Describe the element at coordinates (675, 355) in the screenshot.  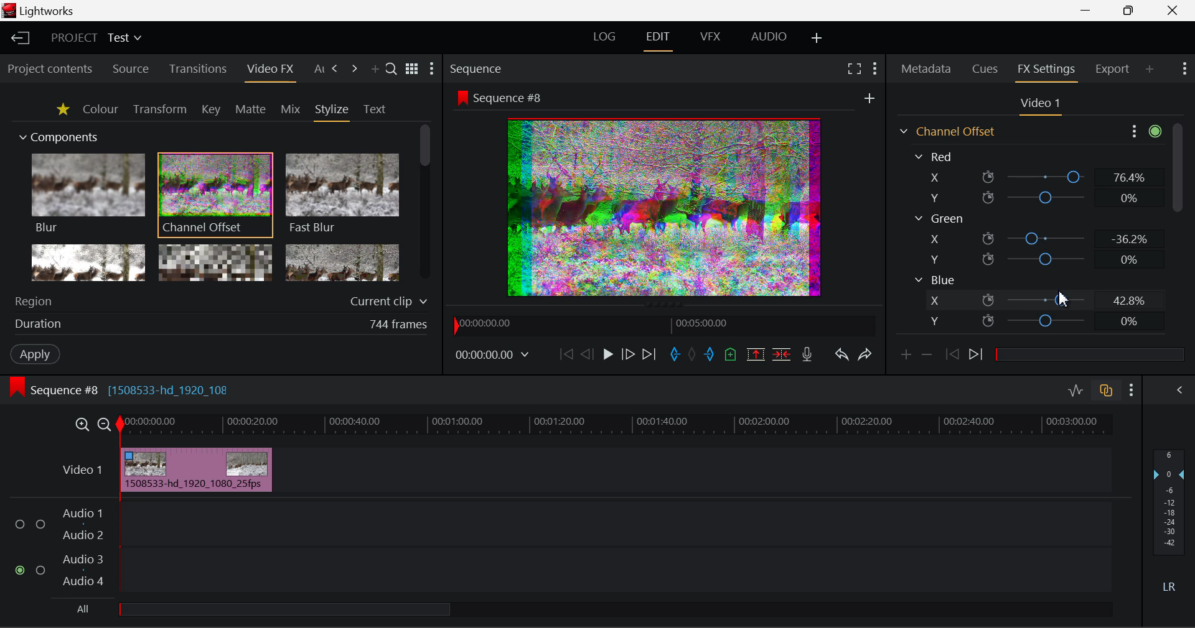
I see `Mark In` at that location.